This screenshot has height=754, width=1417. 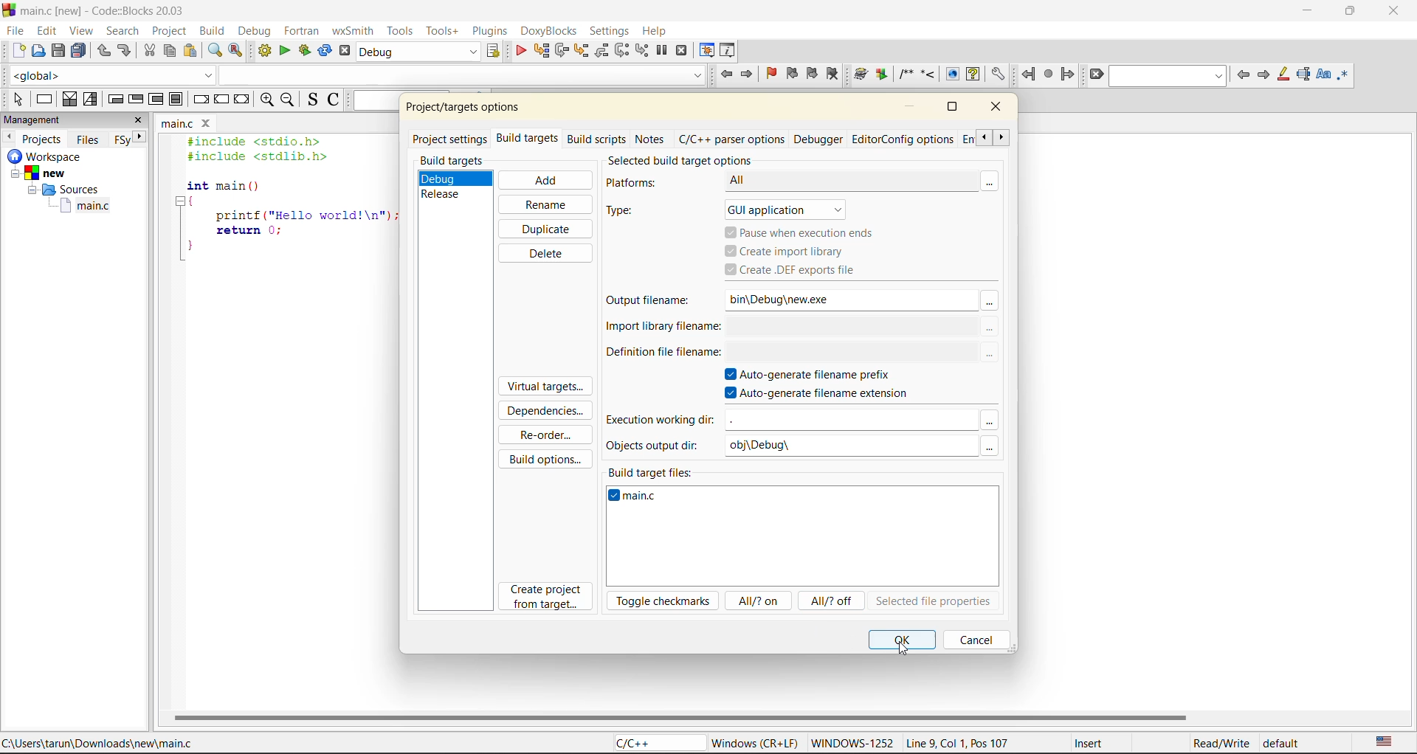 I want to click on toggle source, so click(x=314, y=100).